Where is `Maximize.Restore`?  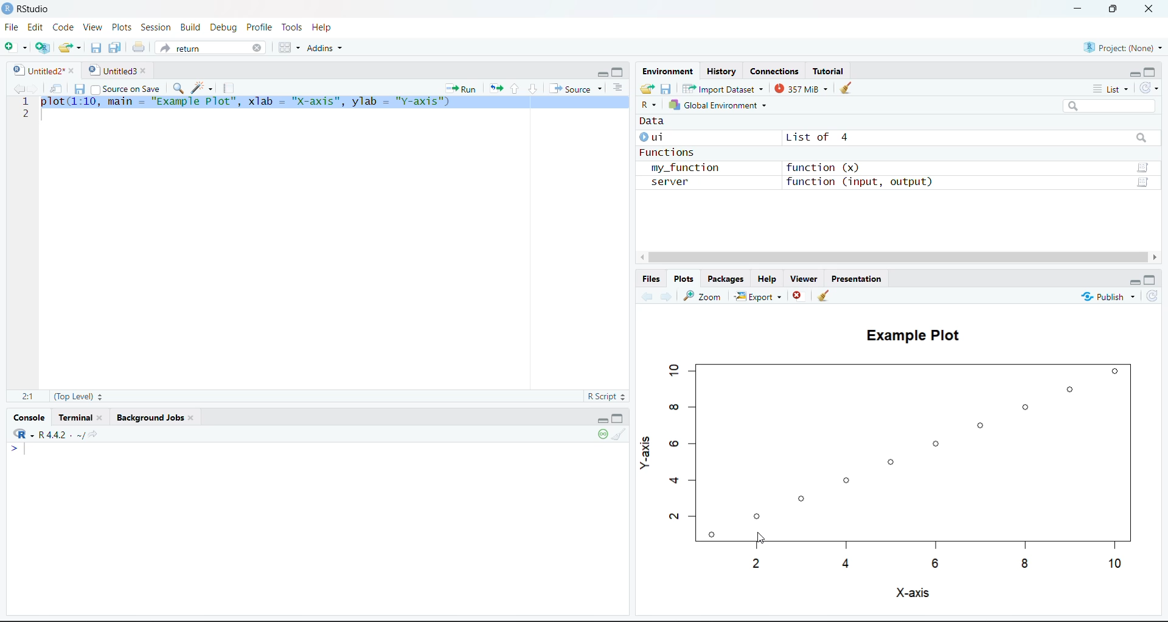
Maximize.Restore is located at coordinates (619, 71).